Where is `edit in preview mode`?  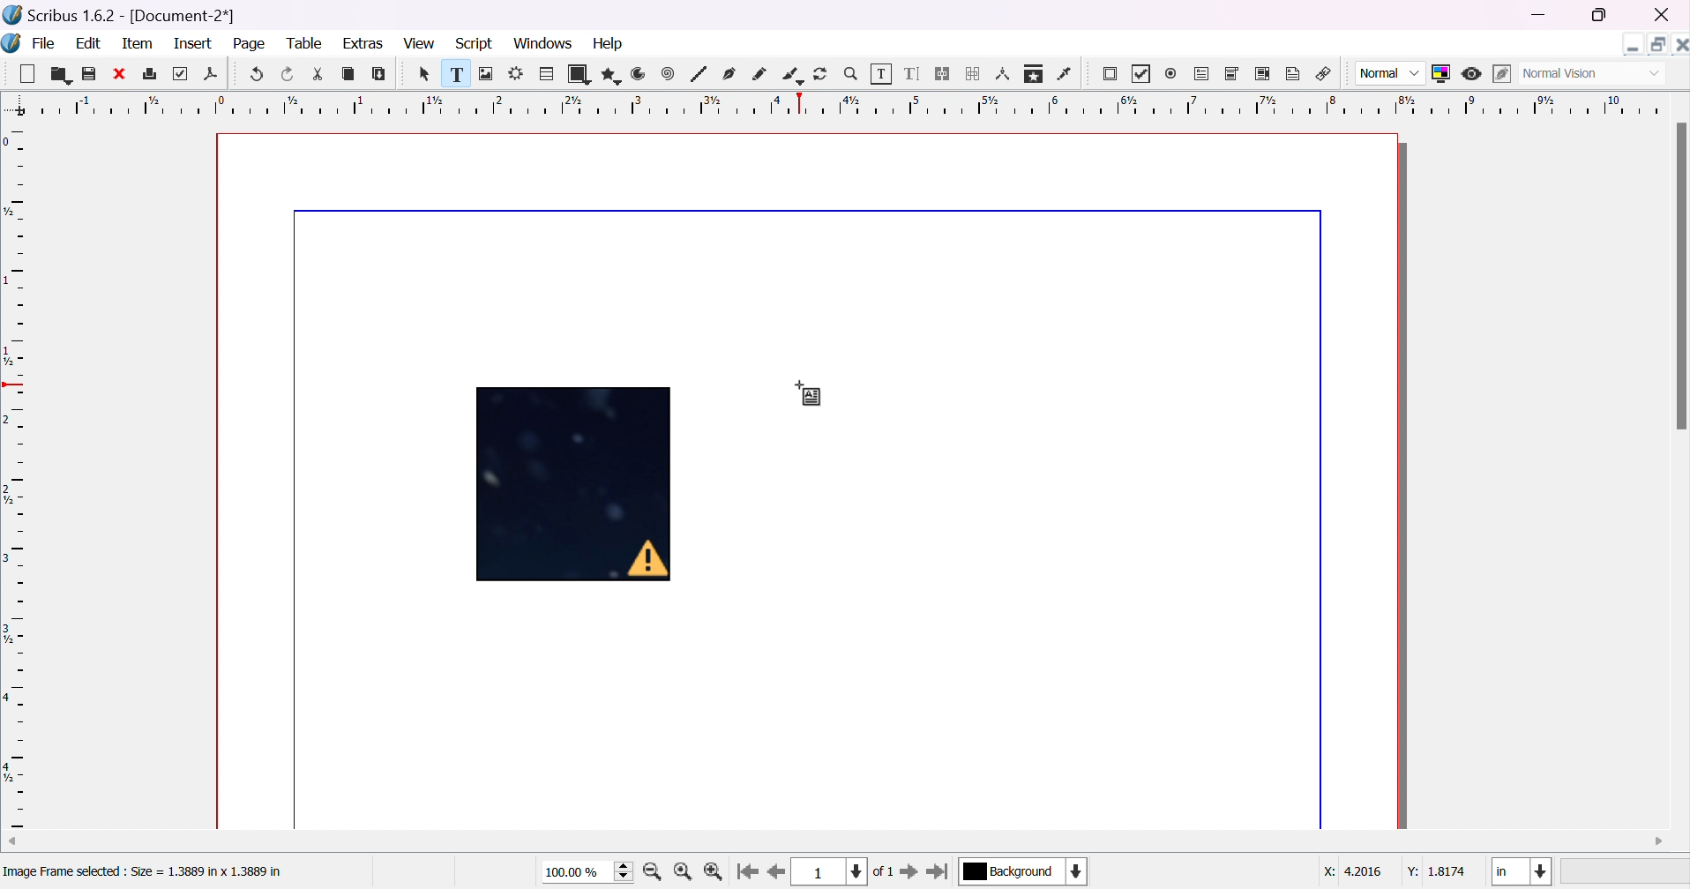 edit in preview mode is located at coordinates (1499, 74).